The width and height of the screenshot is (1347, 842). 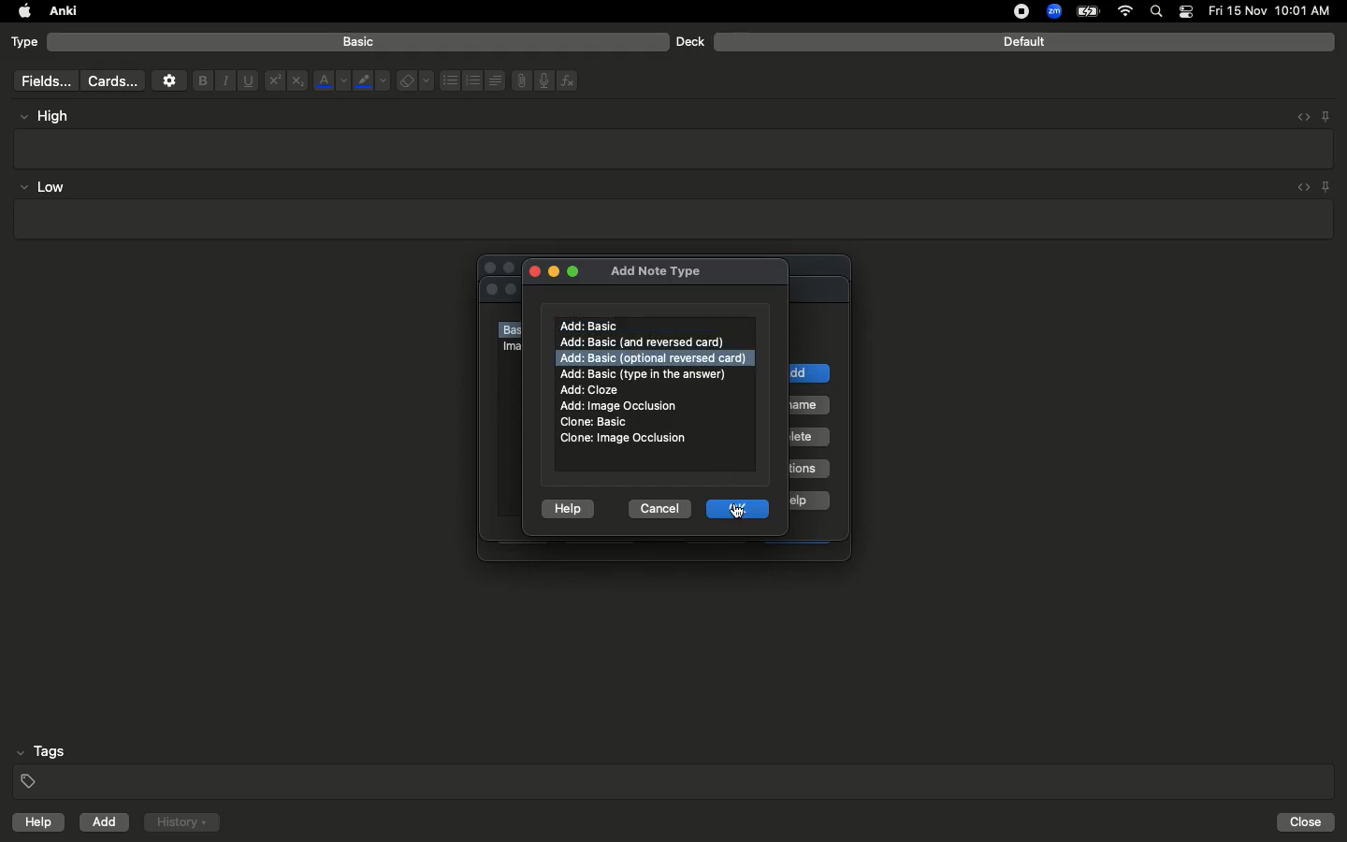 I want to click on Function, so click(x=569, y=80).